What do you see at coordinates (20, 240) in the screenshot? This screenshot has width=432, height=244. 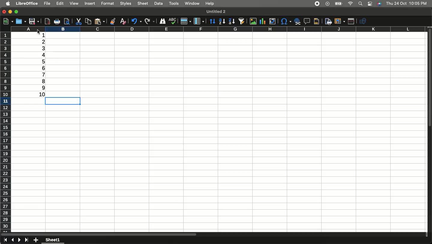 I see `Next sheet` at bounding box center [20, 240].